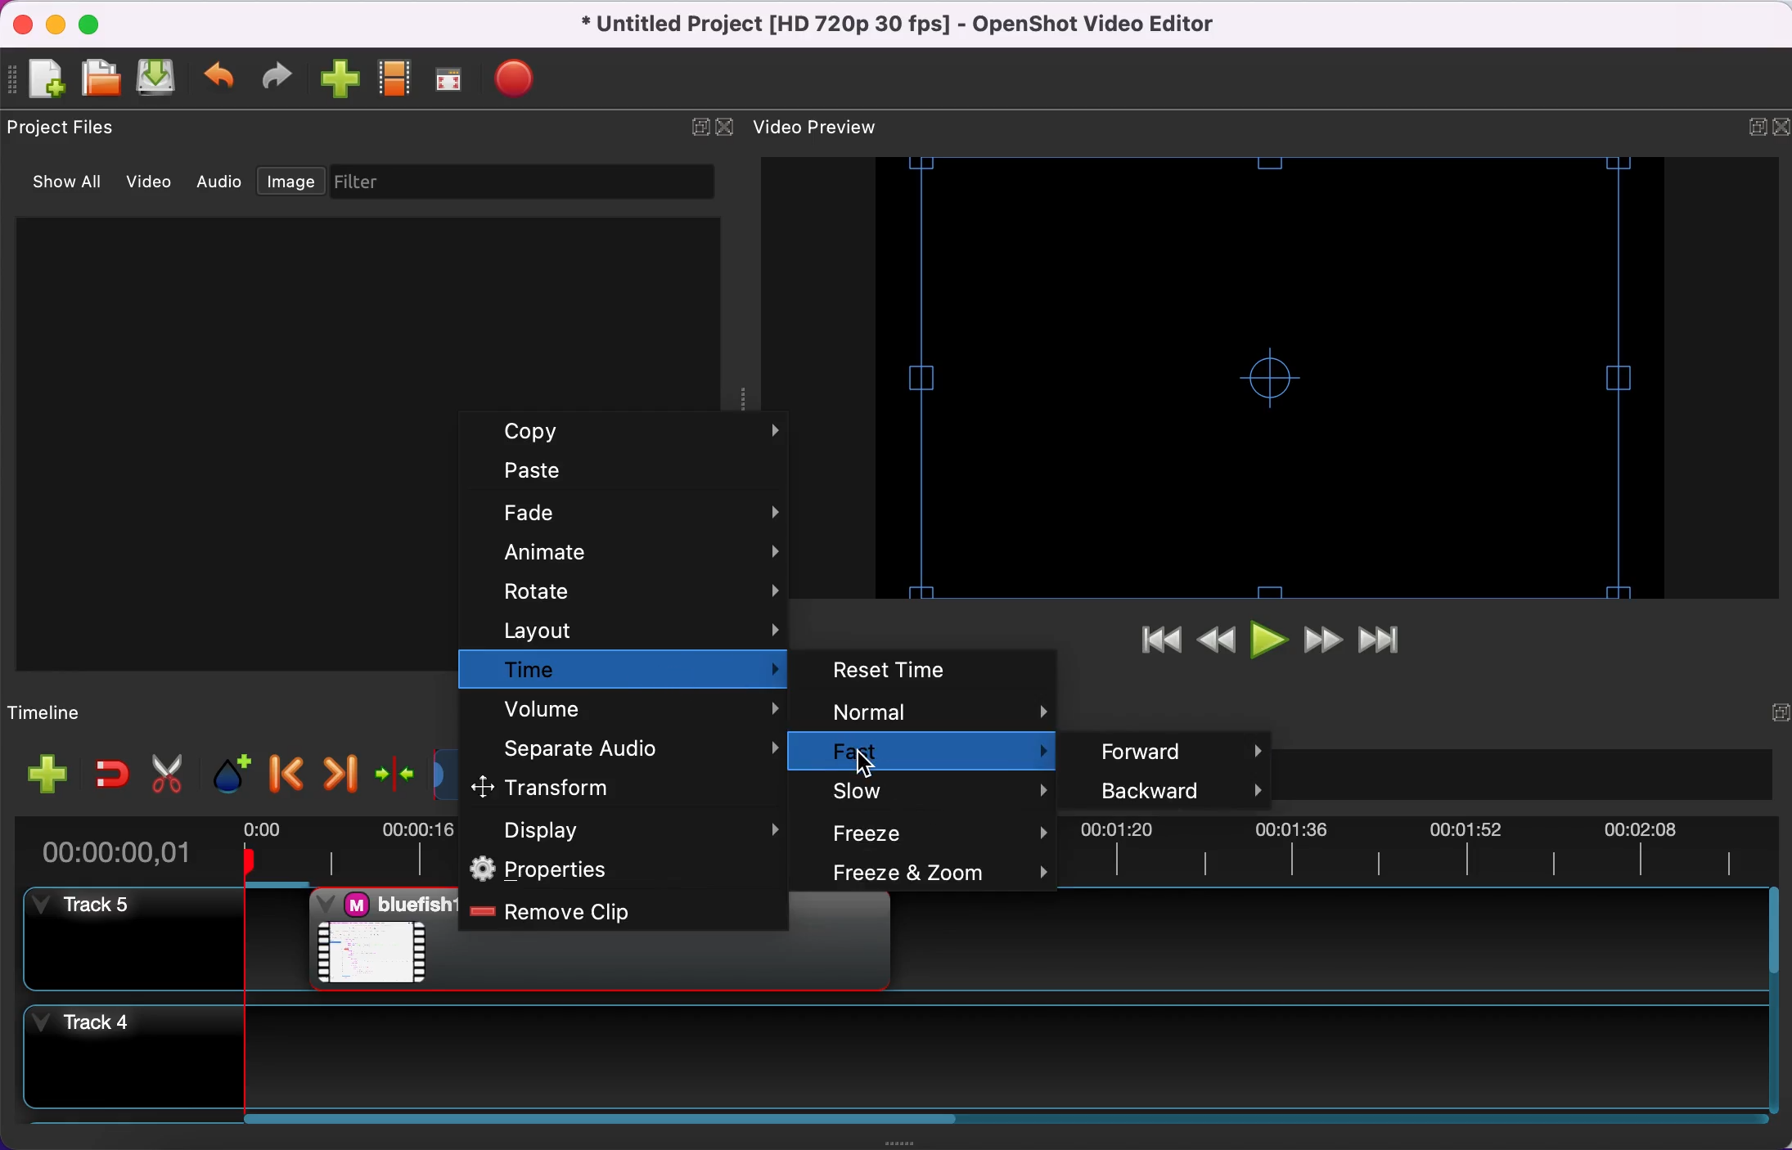 This screenshot has width=1792, height=1150. I want to click on time duration, so click(133, 847).